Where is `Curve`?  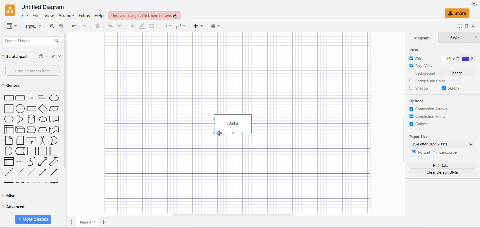 Curve is located at coordinates (32, 162).